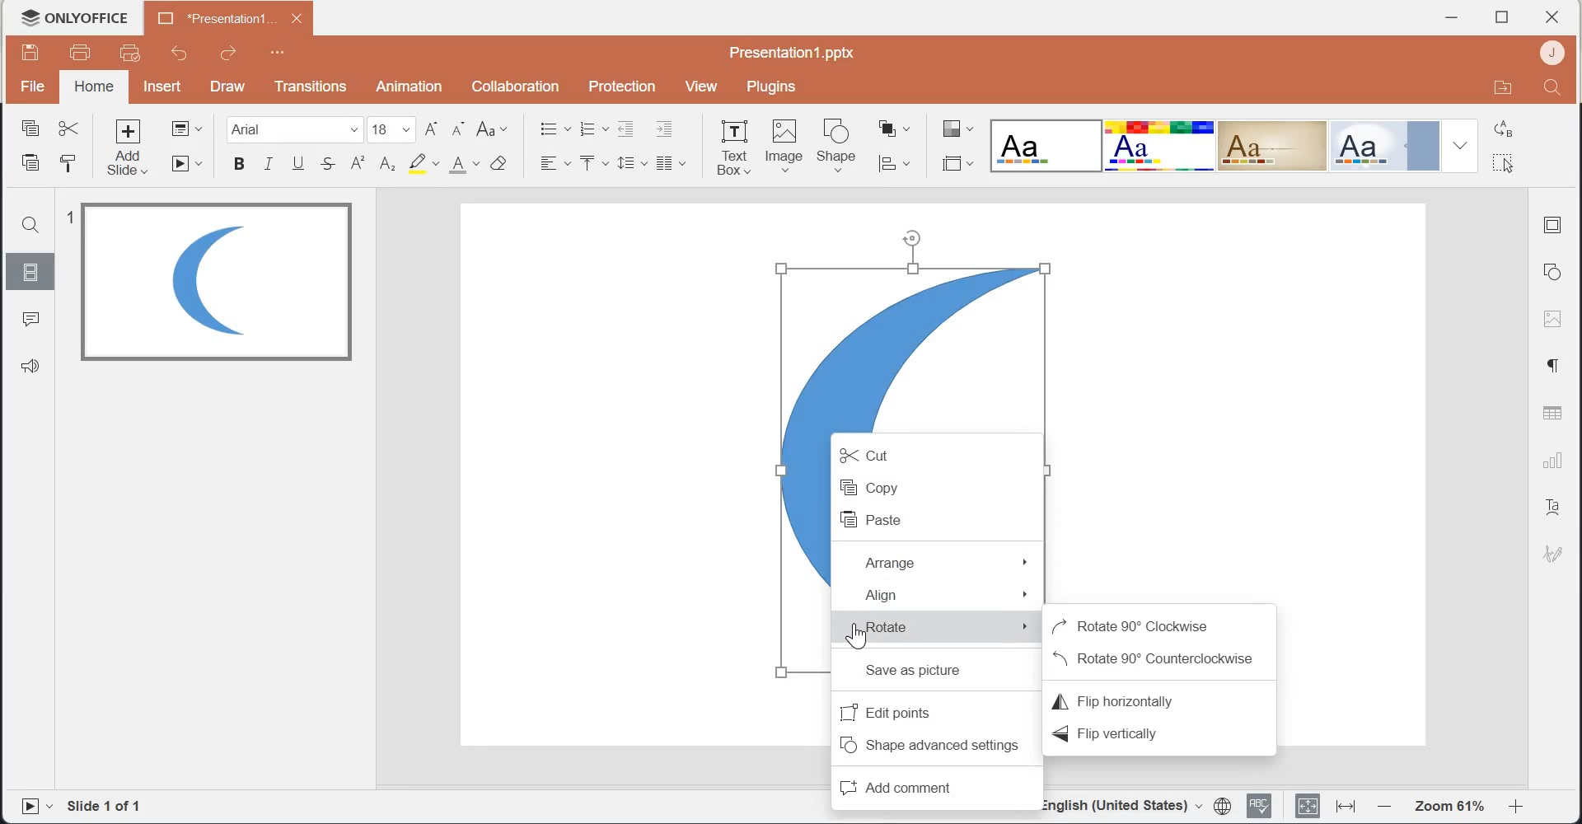  What do you see at coordinates (1224, 805) in the screenshot?
I see `Set document language` at bounding box center [1224, 805].